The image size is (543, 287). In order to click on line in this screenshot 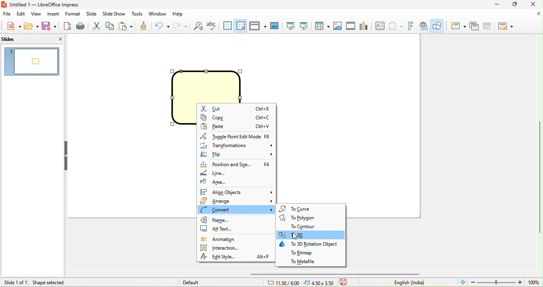, I will do `click(213, 173)`.